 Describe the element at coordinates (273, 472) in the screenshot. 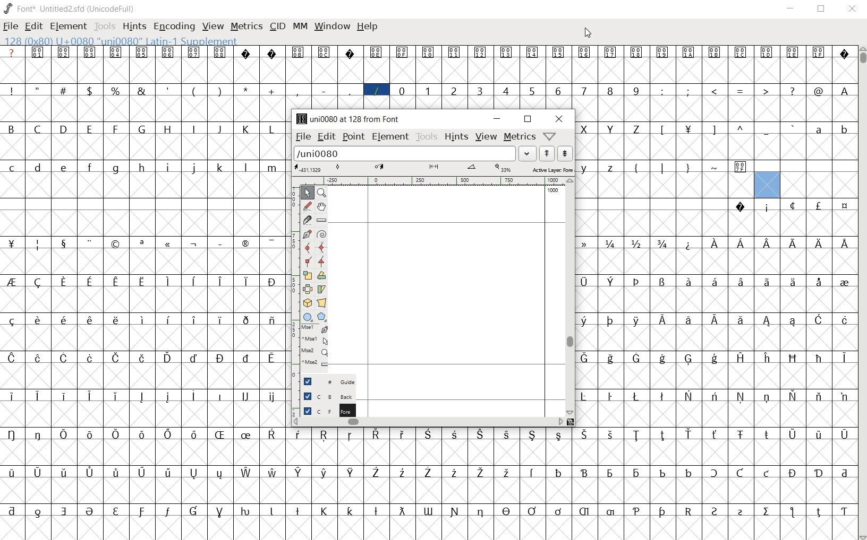

I see `glyph` at that location.